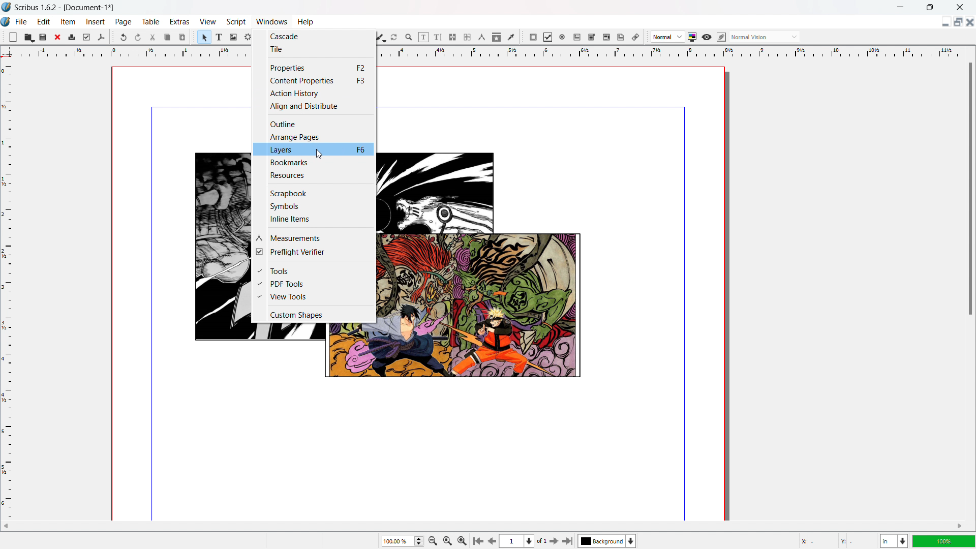 The height and width of the screenshot is (549, 976). Describe the element at coordinates (101, 37) in the screenshot. I see `save as pdf` at that location.